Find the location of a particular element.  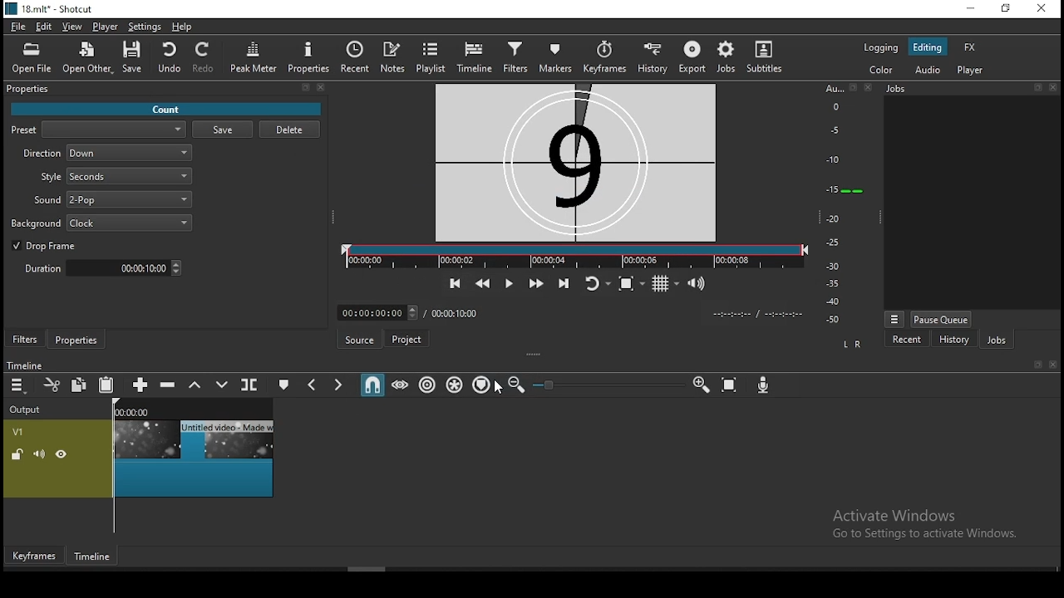

help is located at coordinates (185, 27).